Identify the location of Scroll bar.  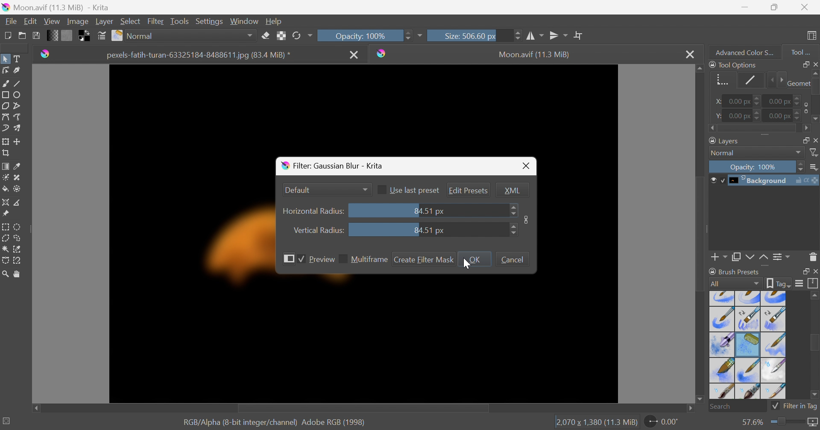
(701, 233).